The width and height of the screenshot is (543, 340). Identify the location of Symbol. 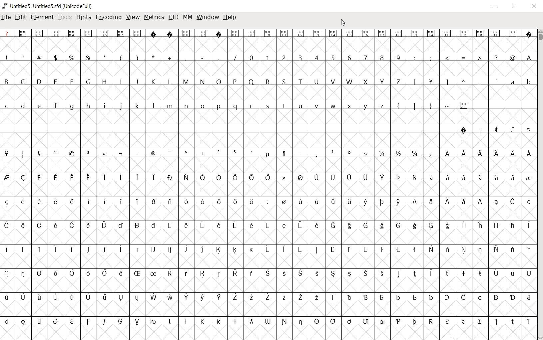
(219, 297).